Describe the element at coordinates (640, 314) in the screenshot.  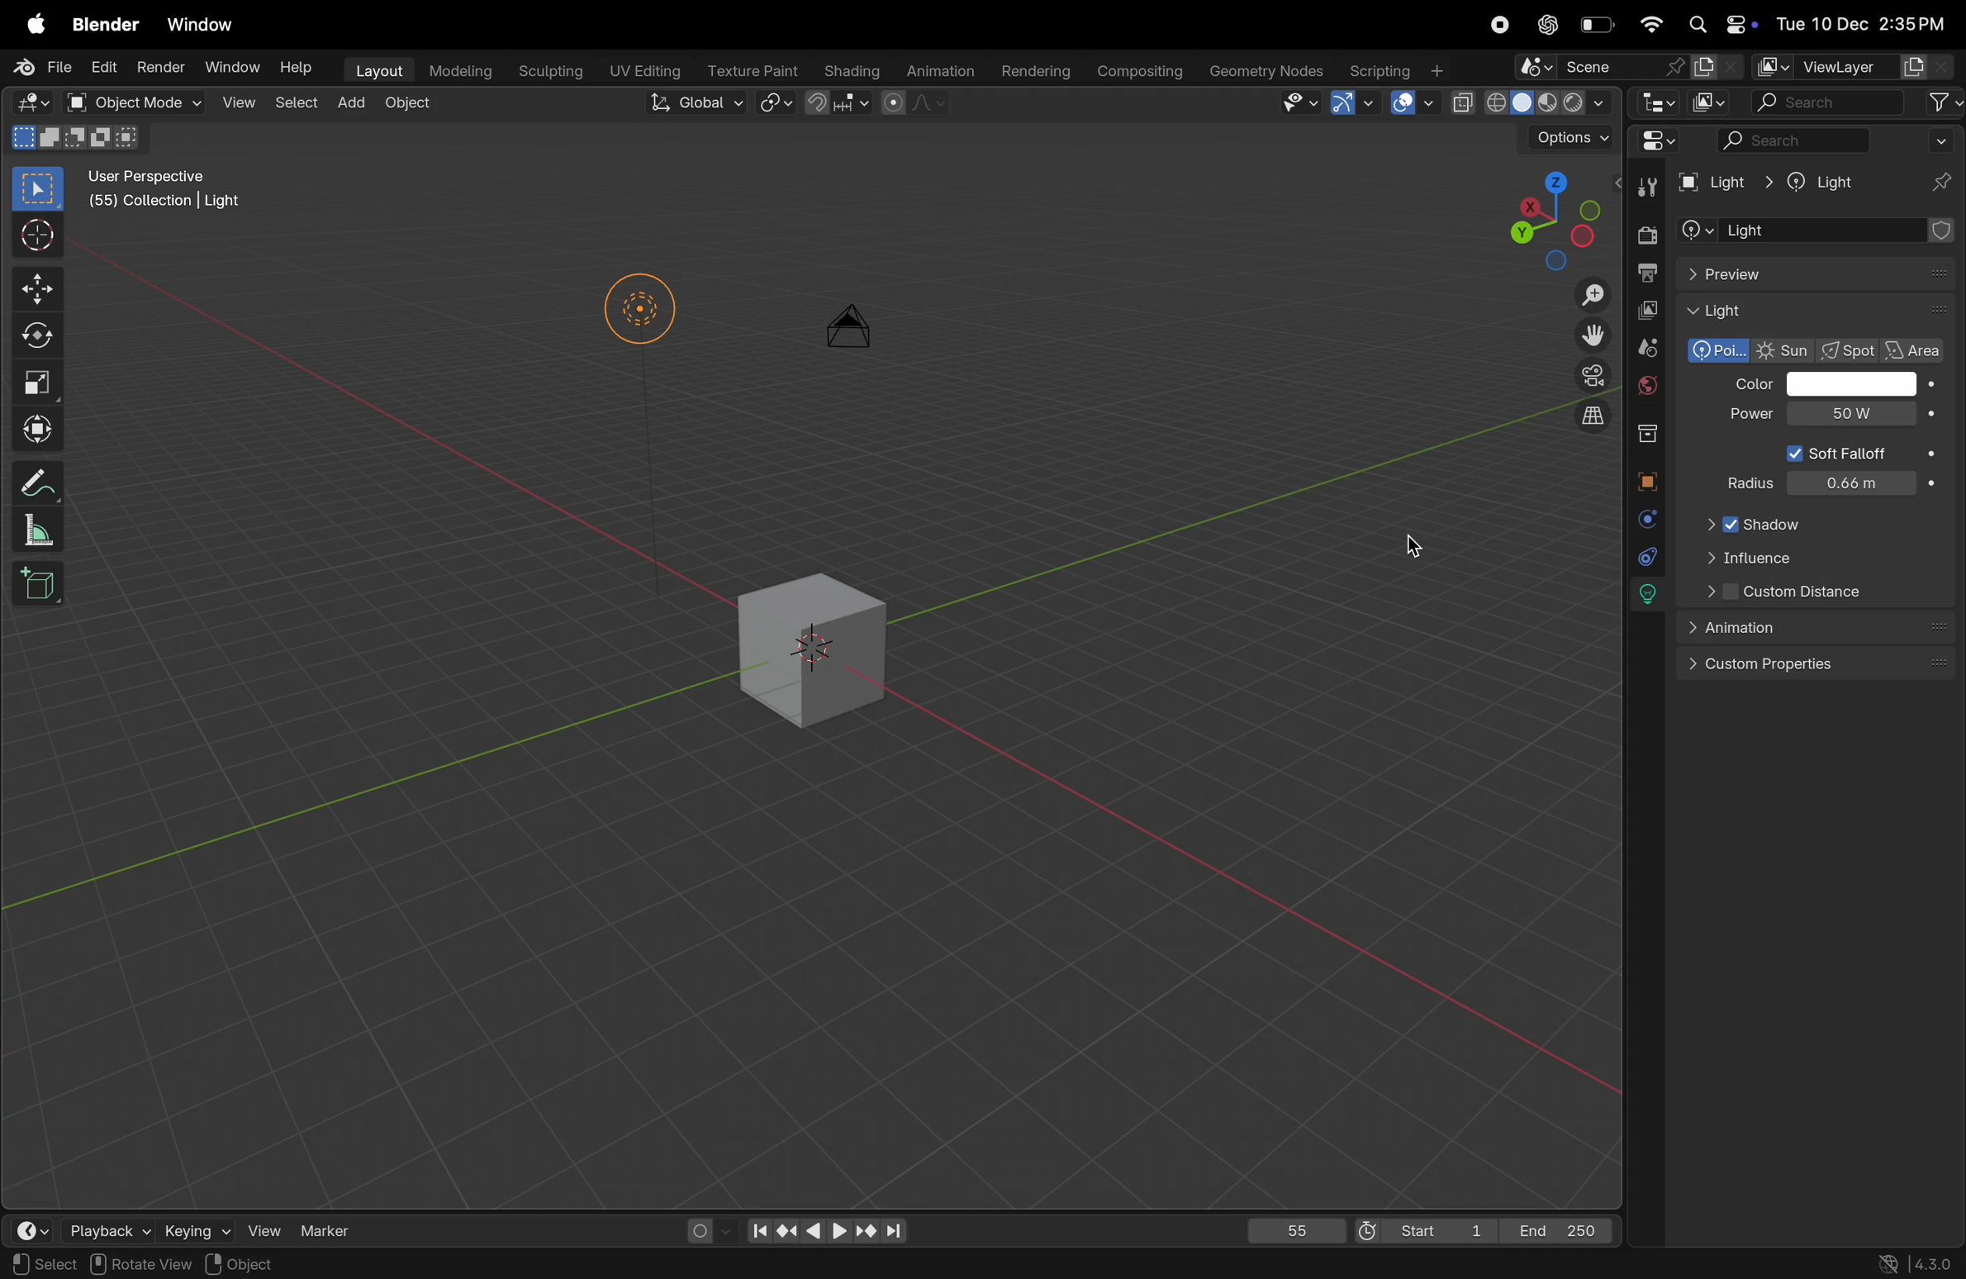
I see `Lights` at that location.